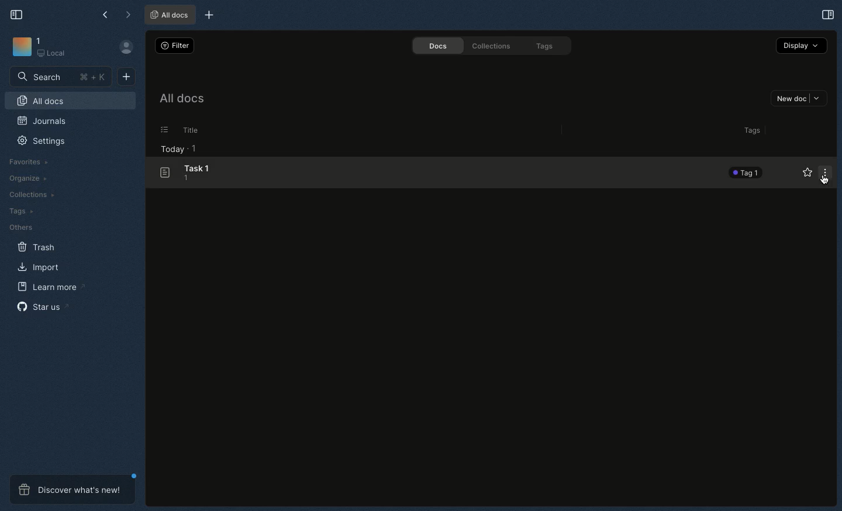  What do you see at coordinates (208, 15) in the screenshot?
I see `New tab` at bounding box center [208, 15].